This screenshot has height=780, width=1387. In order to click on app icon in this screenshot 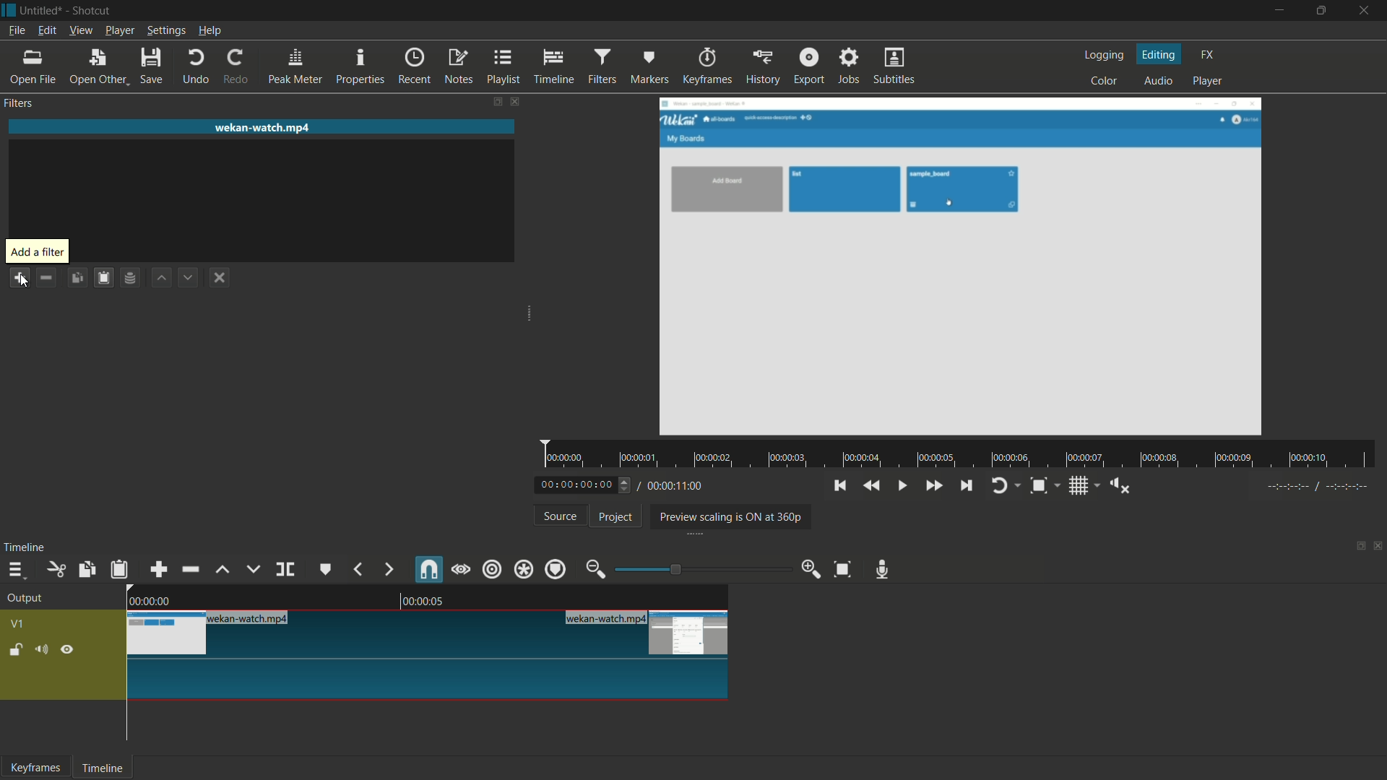, I will do `click(9, 10)`.